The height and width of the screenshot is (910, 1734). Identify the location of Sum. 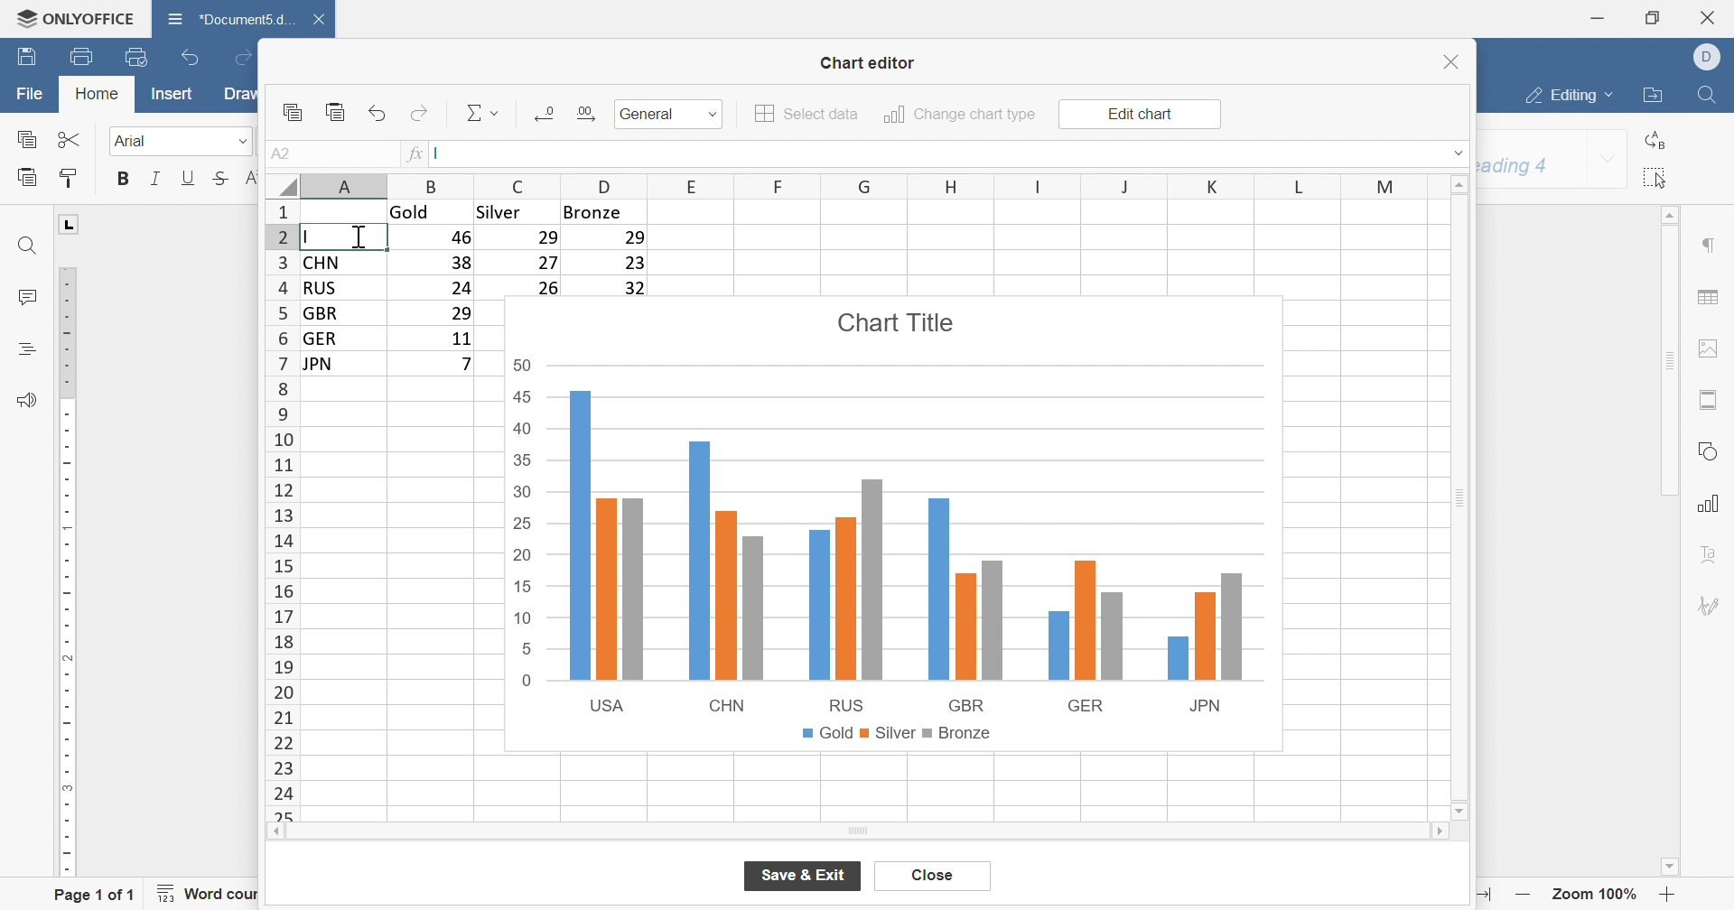
(485, 113).